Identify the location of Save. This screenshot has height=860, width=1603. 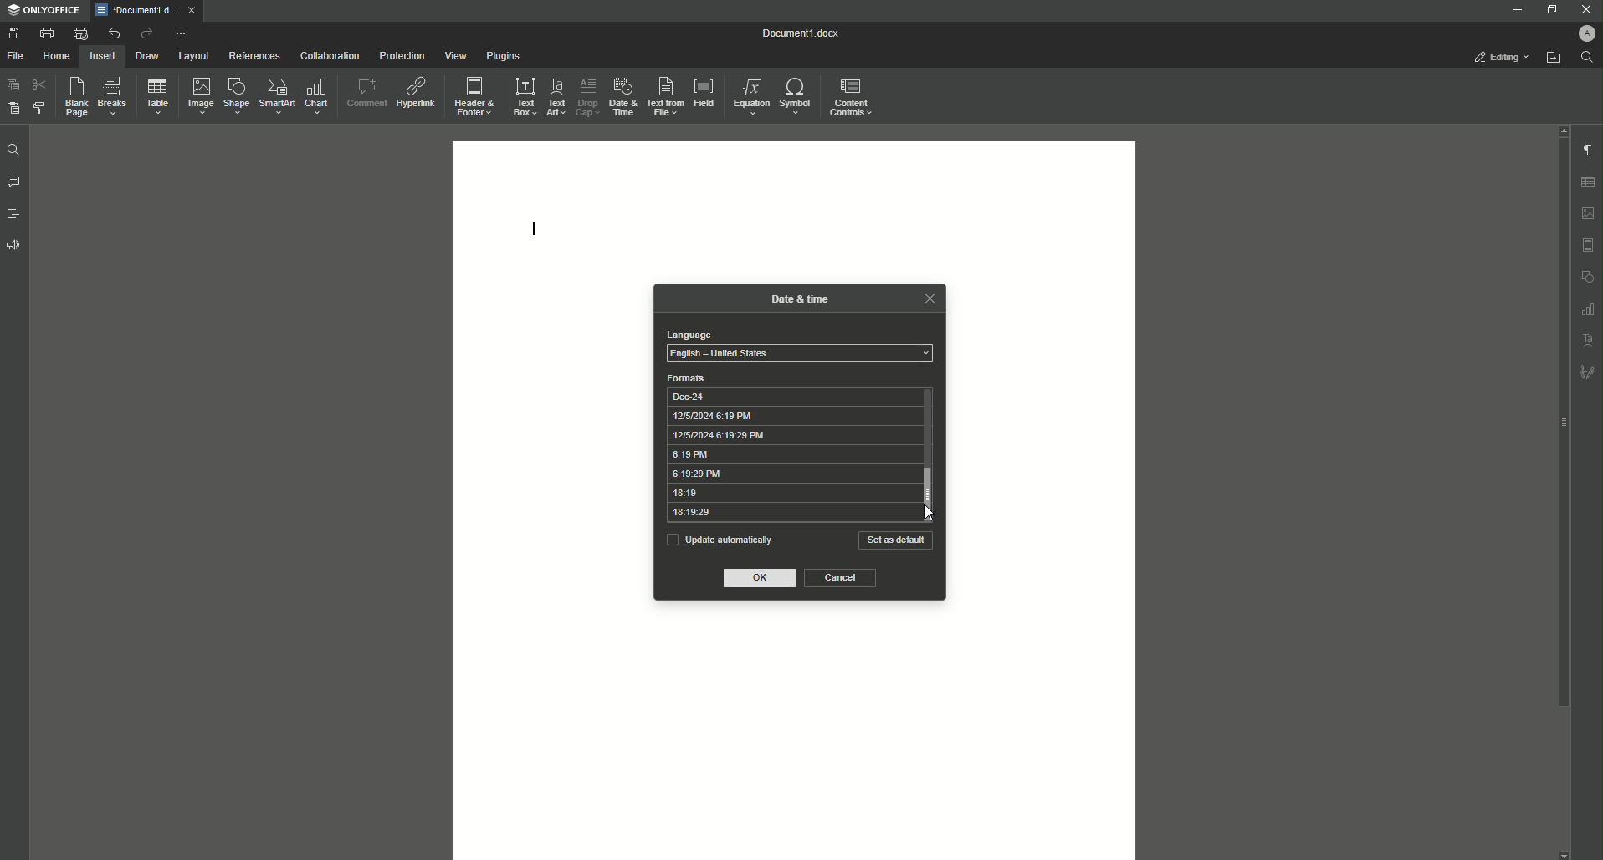
(13, 33).